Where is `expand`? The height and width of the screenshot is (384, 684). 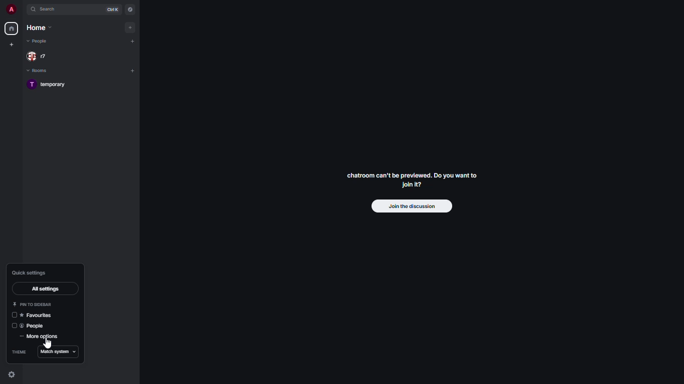
expand is located at coordinates (23, 9).